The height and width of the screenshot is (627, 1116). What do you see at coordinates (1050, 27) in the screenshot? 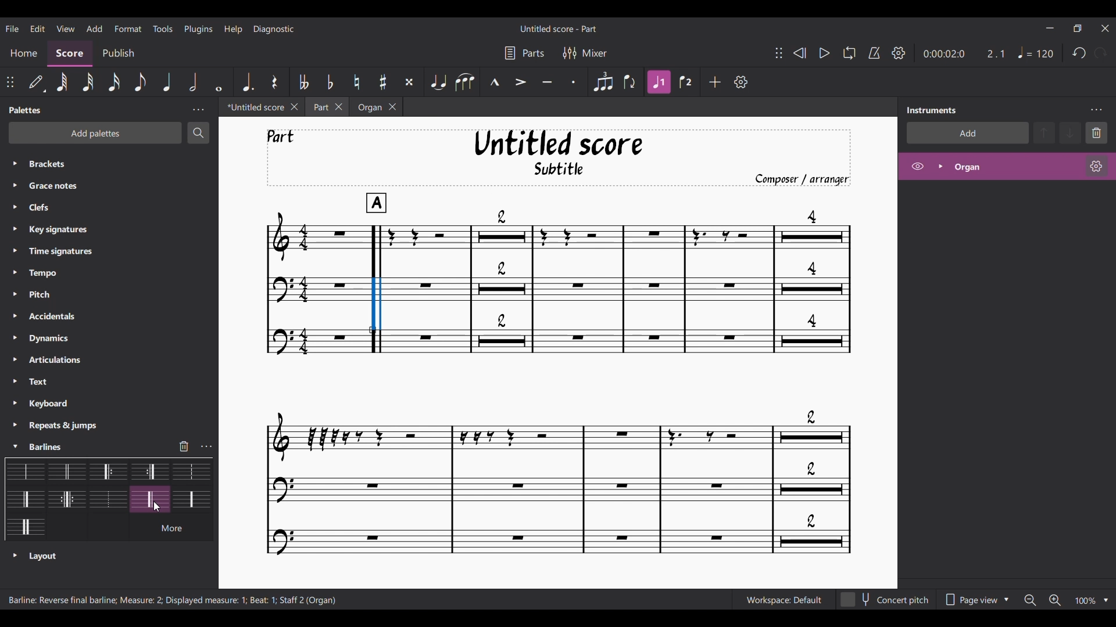
I see `Minimize` at bounding box center [1050, 27].